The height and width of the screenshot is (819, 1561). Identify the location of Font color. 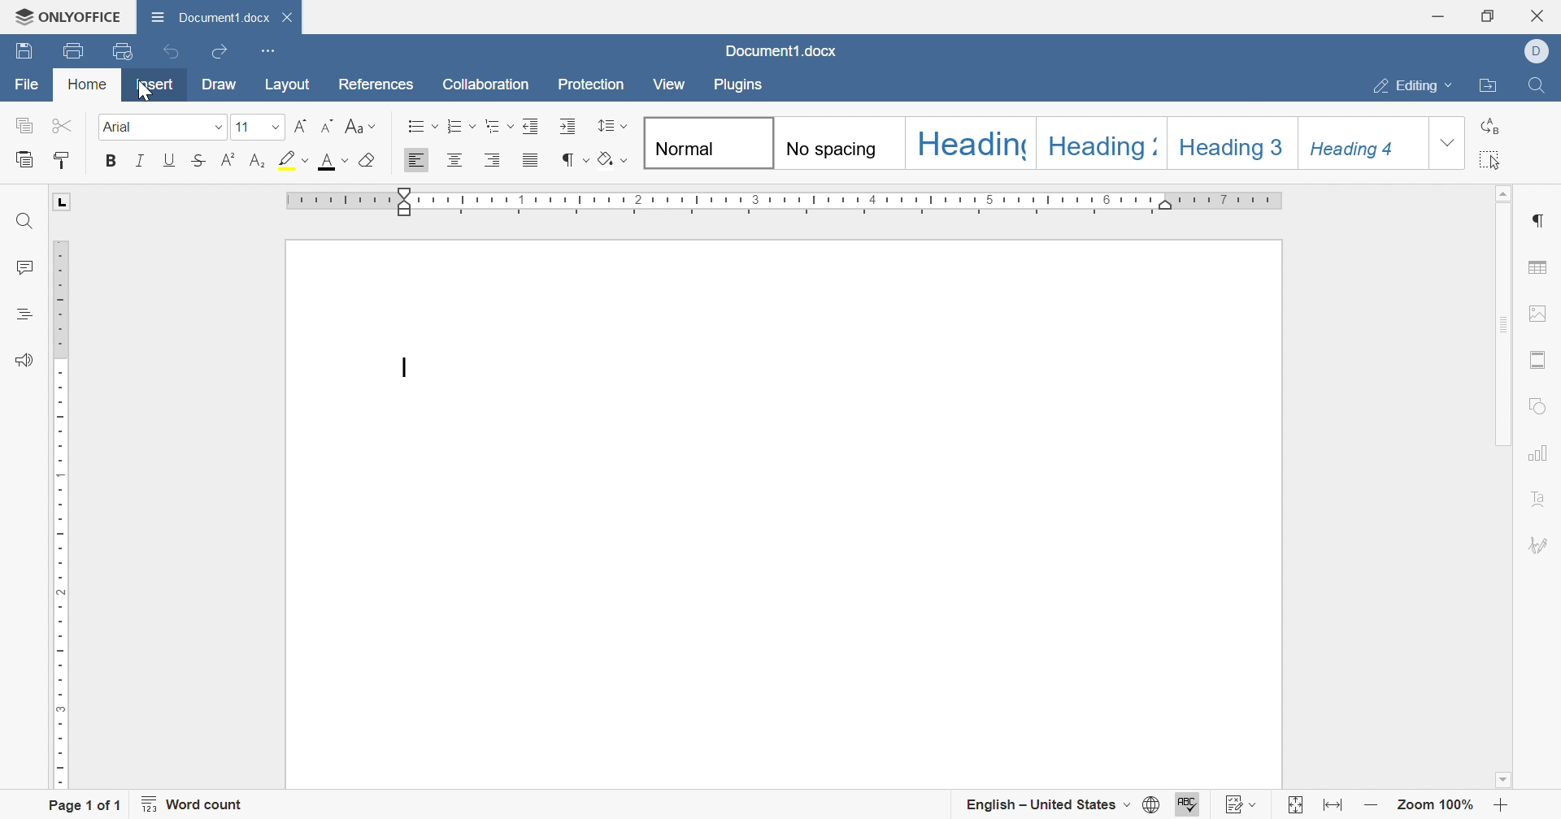
(328, 161).